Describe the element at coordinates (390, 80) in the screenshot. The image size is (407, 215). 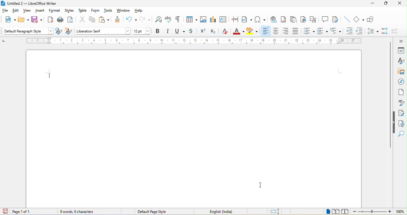
I see `vertical scroll bar` at that location.